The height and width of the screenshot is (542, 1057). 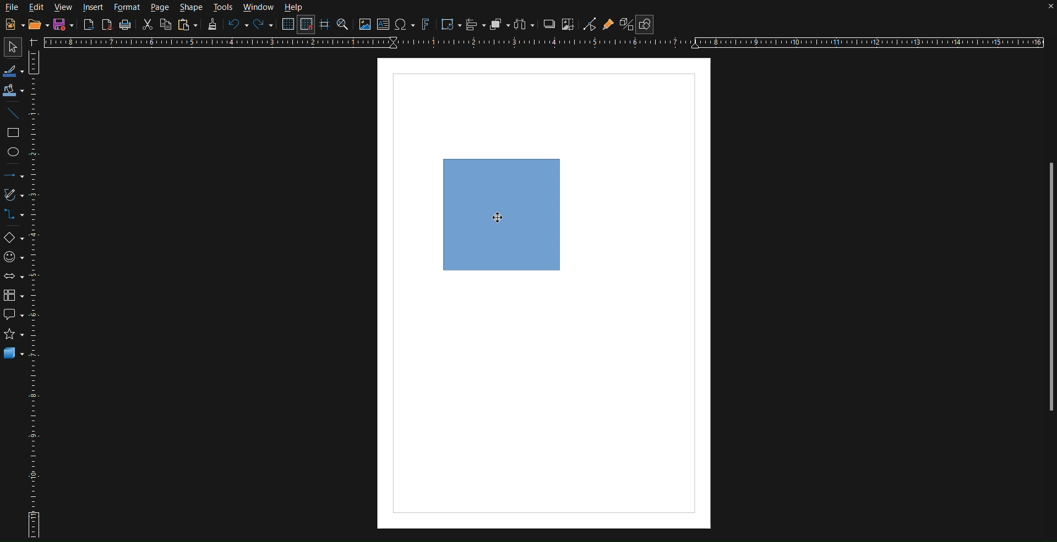 I want to click on Symbol Shapes, so click(x=13, y=256).